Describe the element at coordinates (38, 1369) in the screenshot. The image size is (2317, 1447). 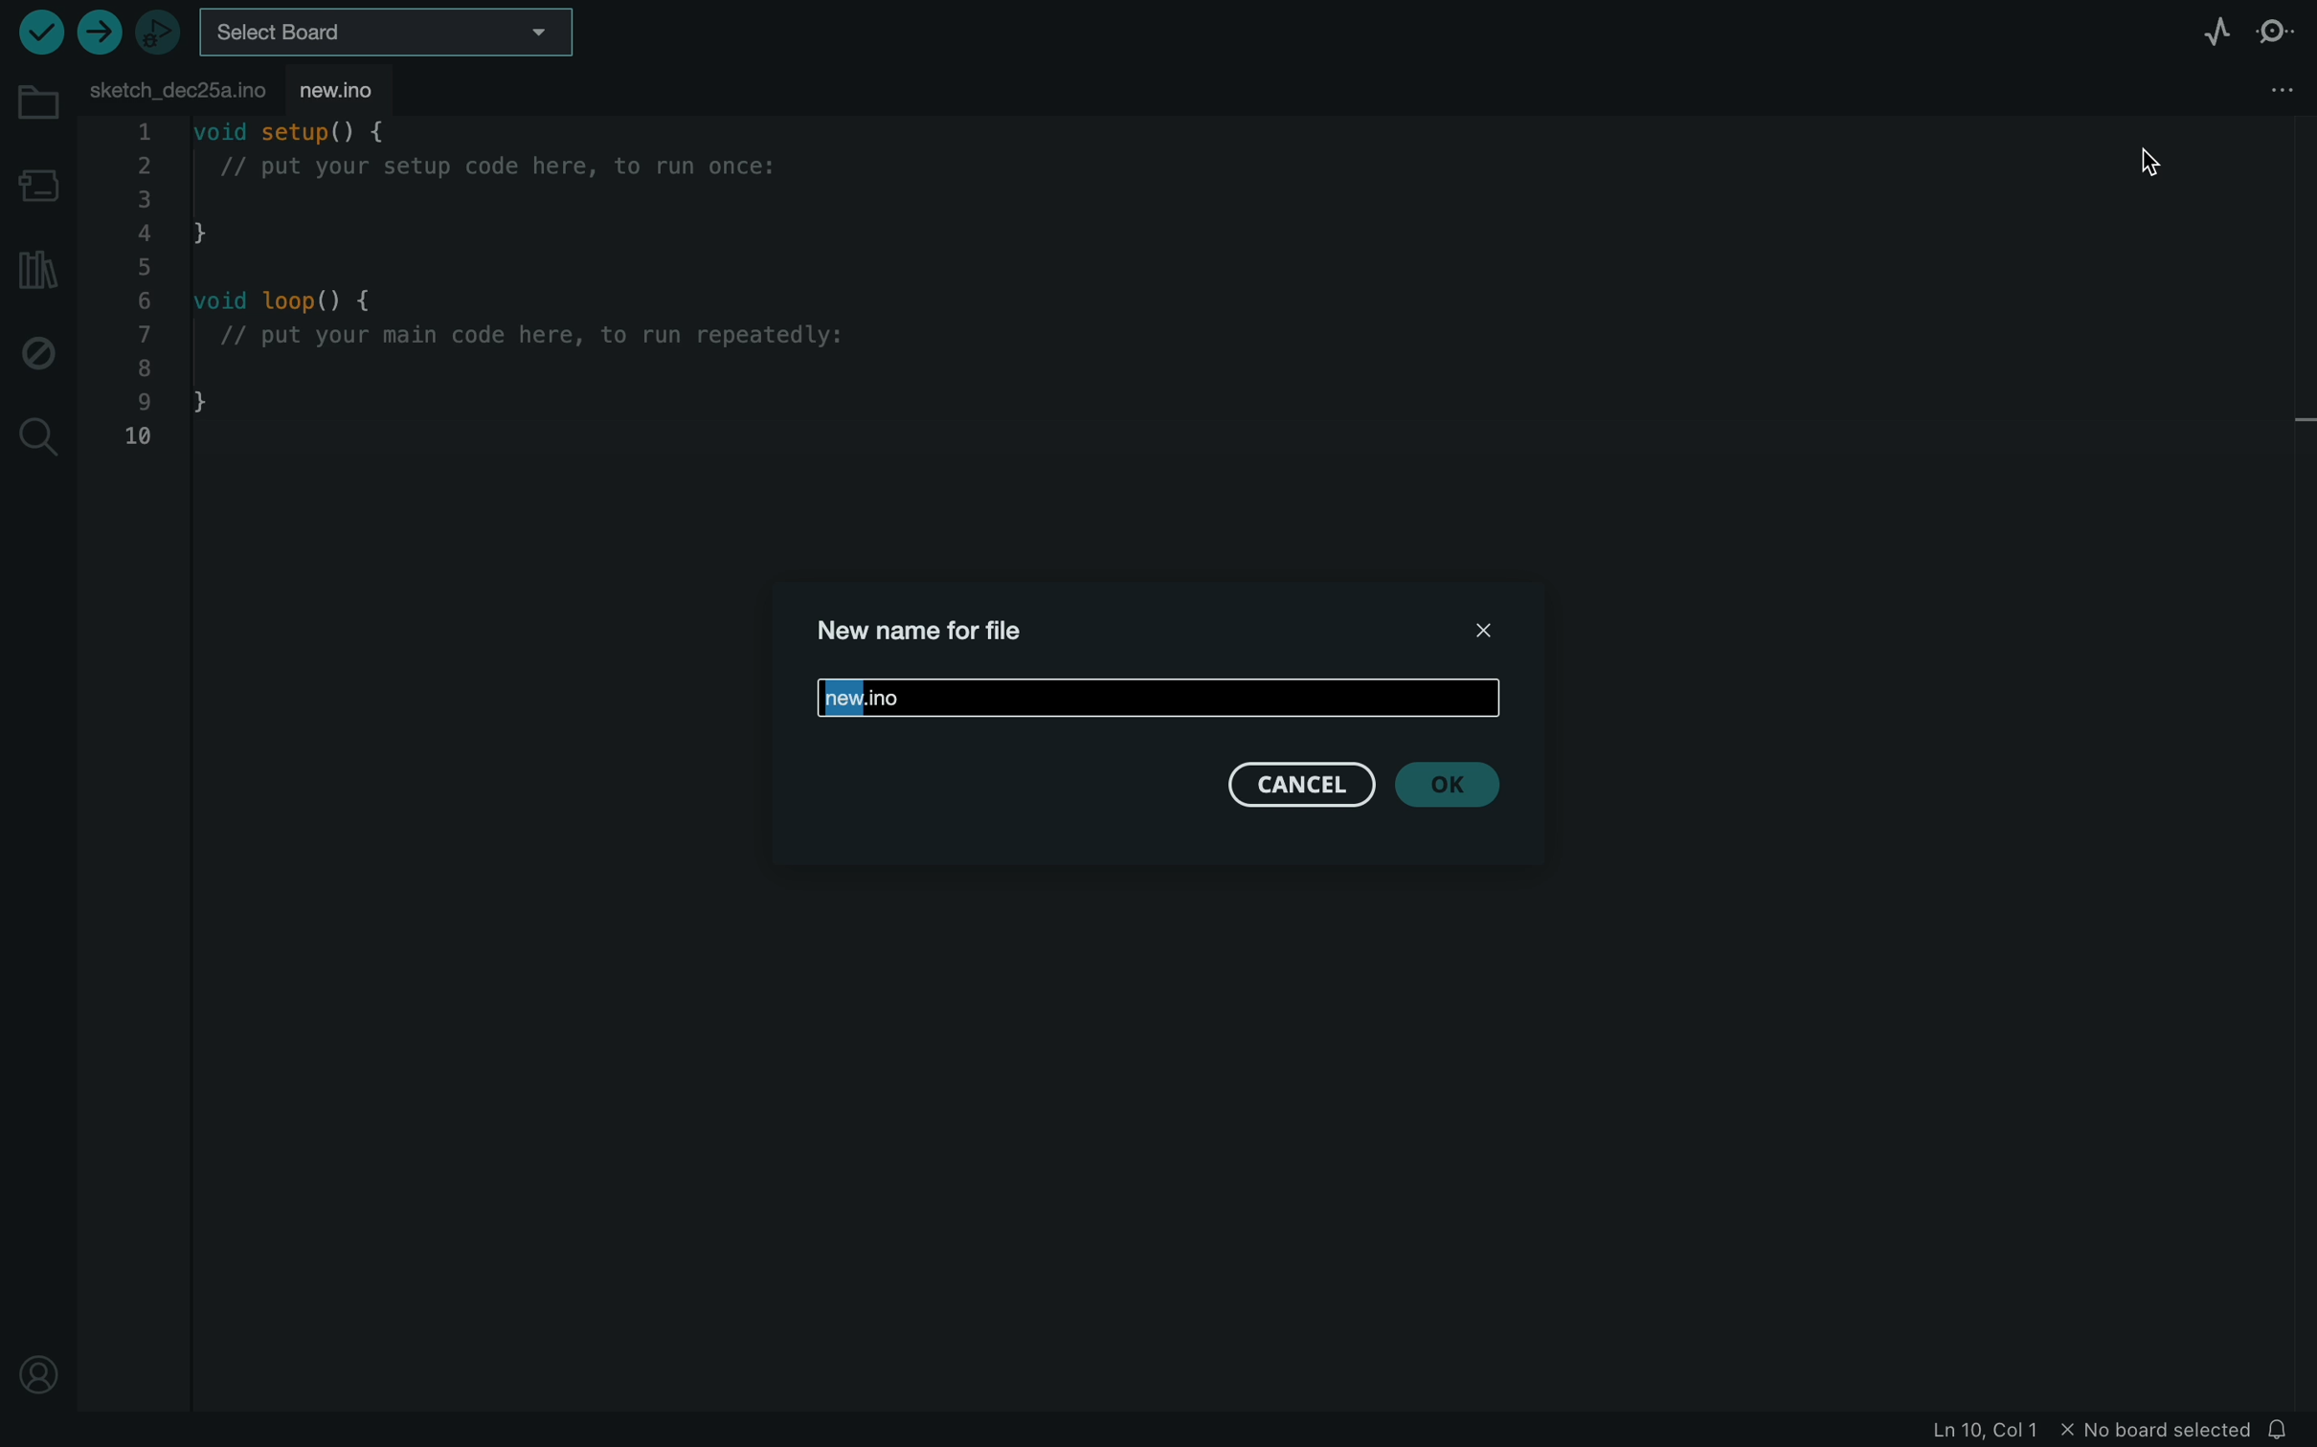
I see `profile` at that location.